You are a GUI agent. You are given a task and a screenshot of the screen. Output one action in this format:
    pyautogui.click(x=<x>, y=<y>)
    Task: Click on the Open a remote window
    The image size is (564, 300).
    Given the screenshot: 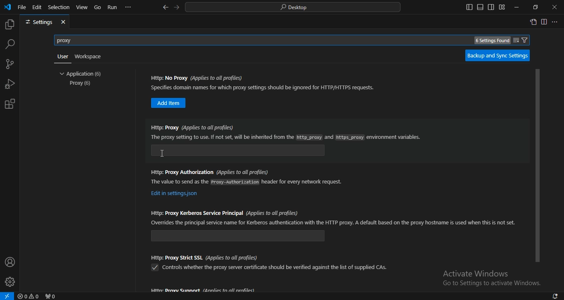 What is the action you would take?
    pyautogui.click(x=7, y=295)
    